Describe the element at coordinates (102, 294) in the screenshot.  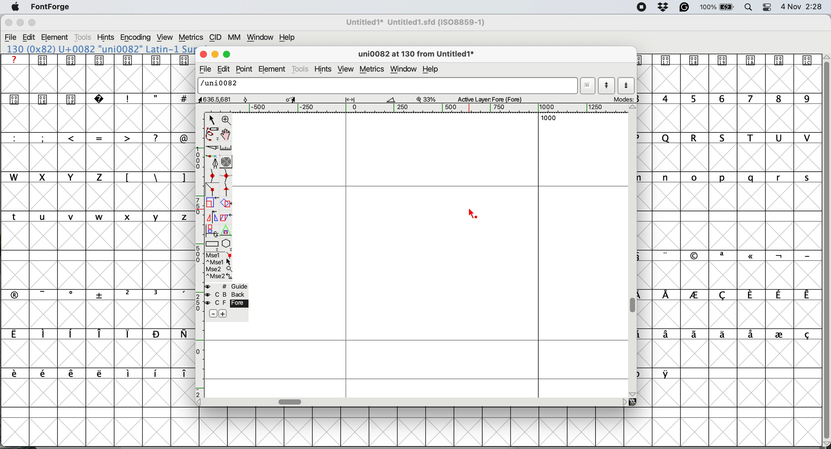
I see `symbols` at that location.